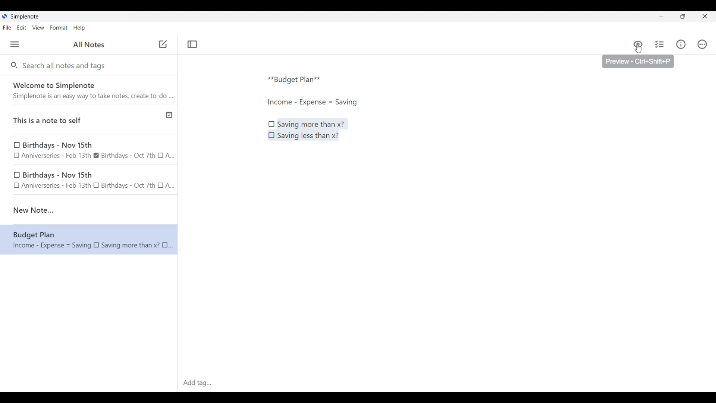 The height and width of the screenshot is (403, 716). What do you see at coordinates (163, 44) in the screenshot?
I see `Click to add new note` at bounding box center [163, 44].